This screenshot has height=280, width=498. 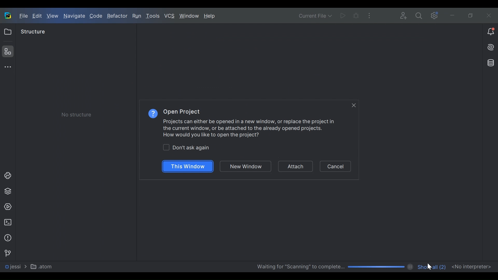 I want to click on Projects can either be opened in a new window, or replace the project in the current window, or be attached to the already opened projects. How would you like to open the project?, so click(x=248, y=129).